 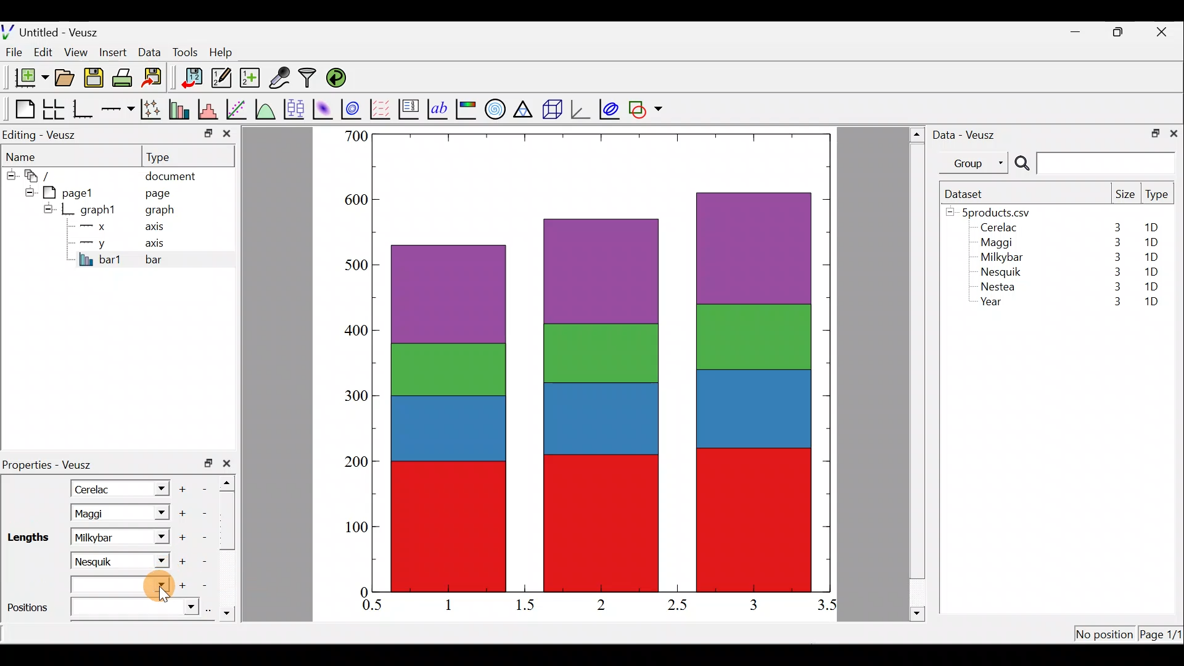 I want to click on Length dropdown, so click(x=155, y=488).